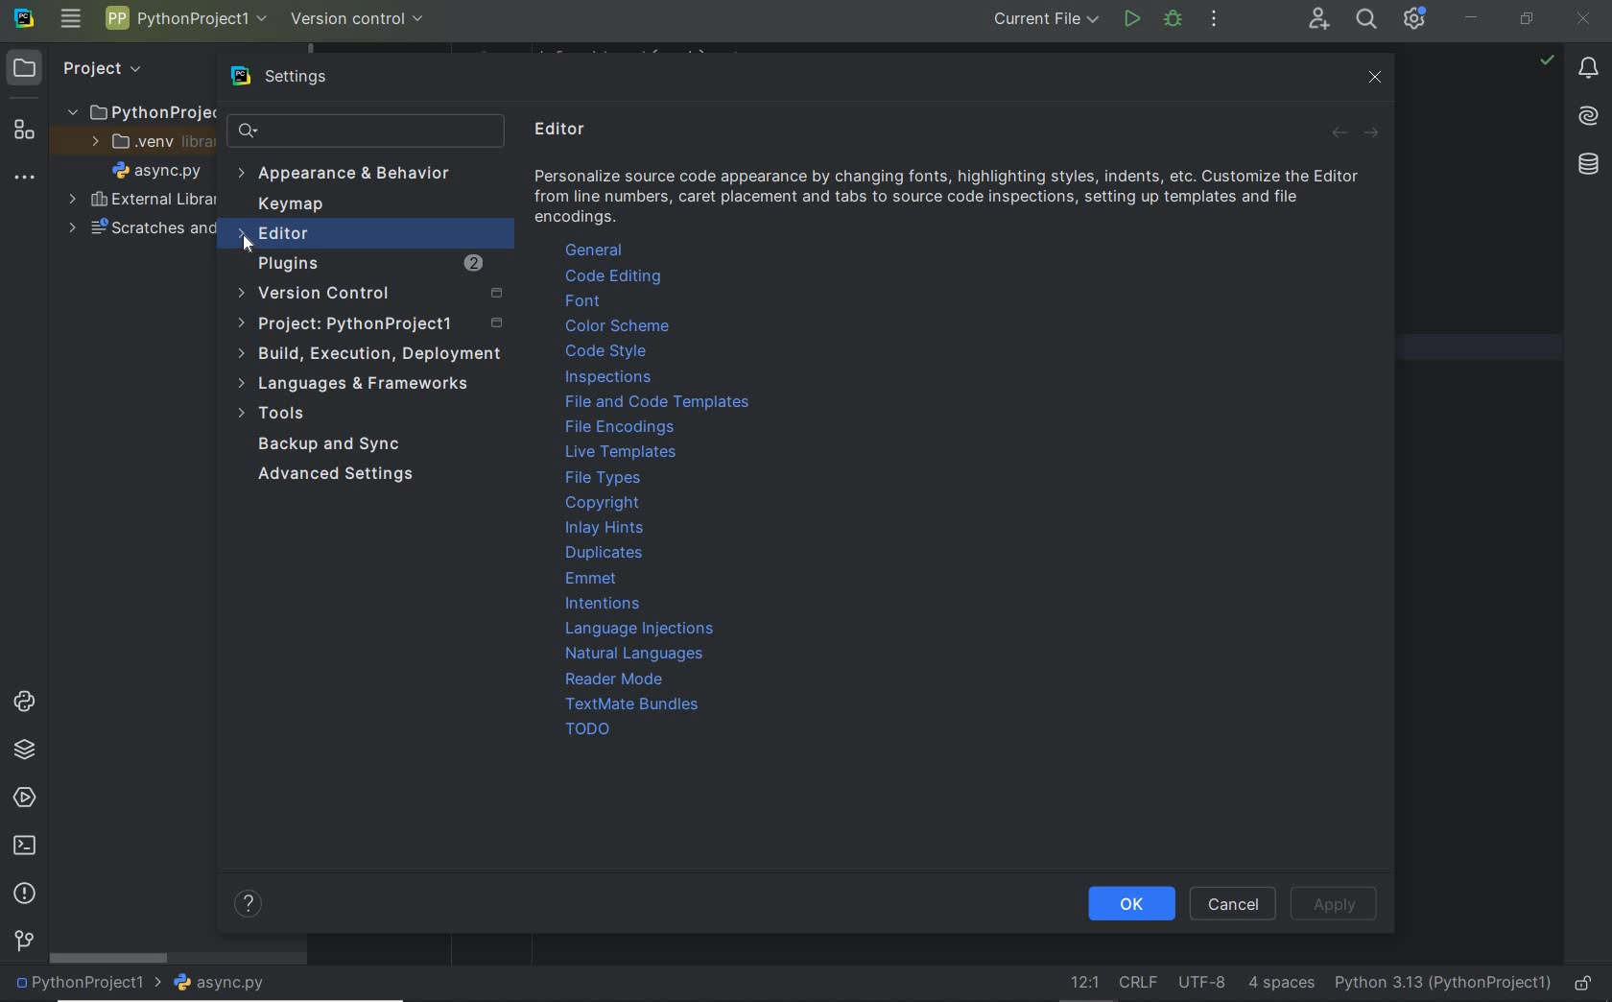 The height and width of the screenshot is (1002, 1612). Describe the element at coordinates (1588, 116) in the screenshot. I see `AI Assistant` at that location.